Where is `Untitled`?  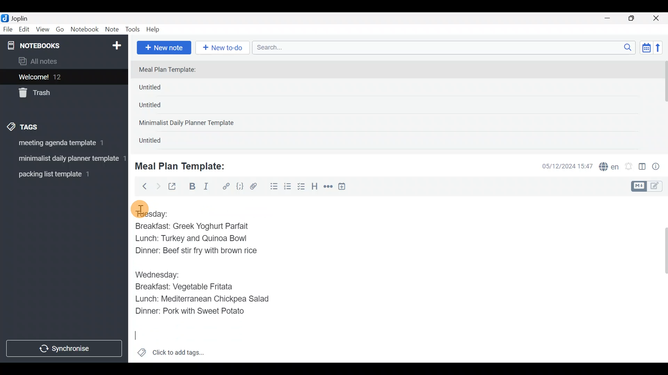
Untitled is located at coordinates (158, 142).